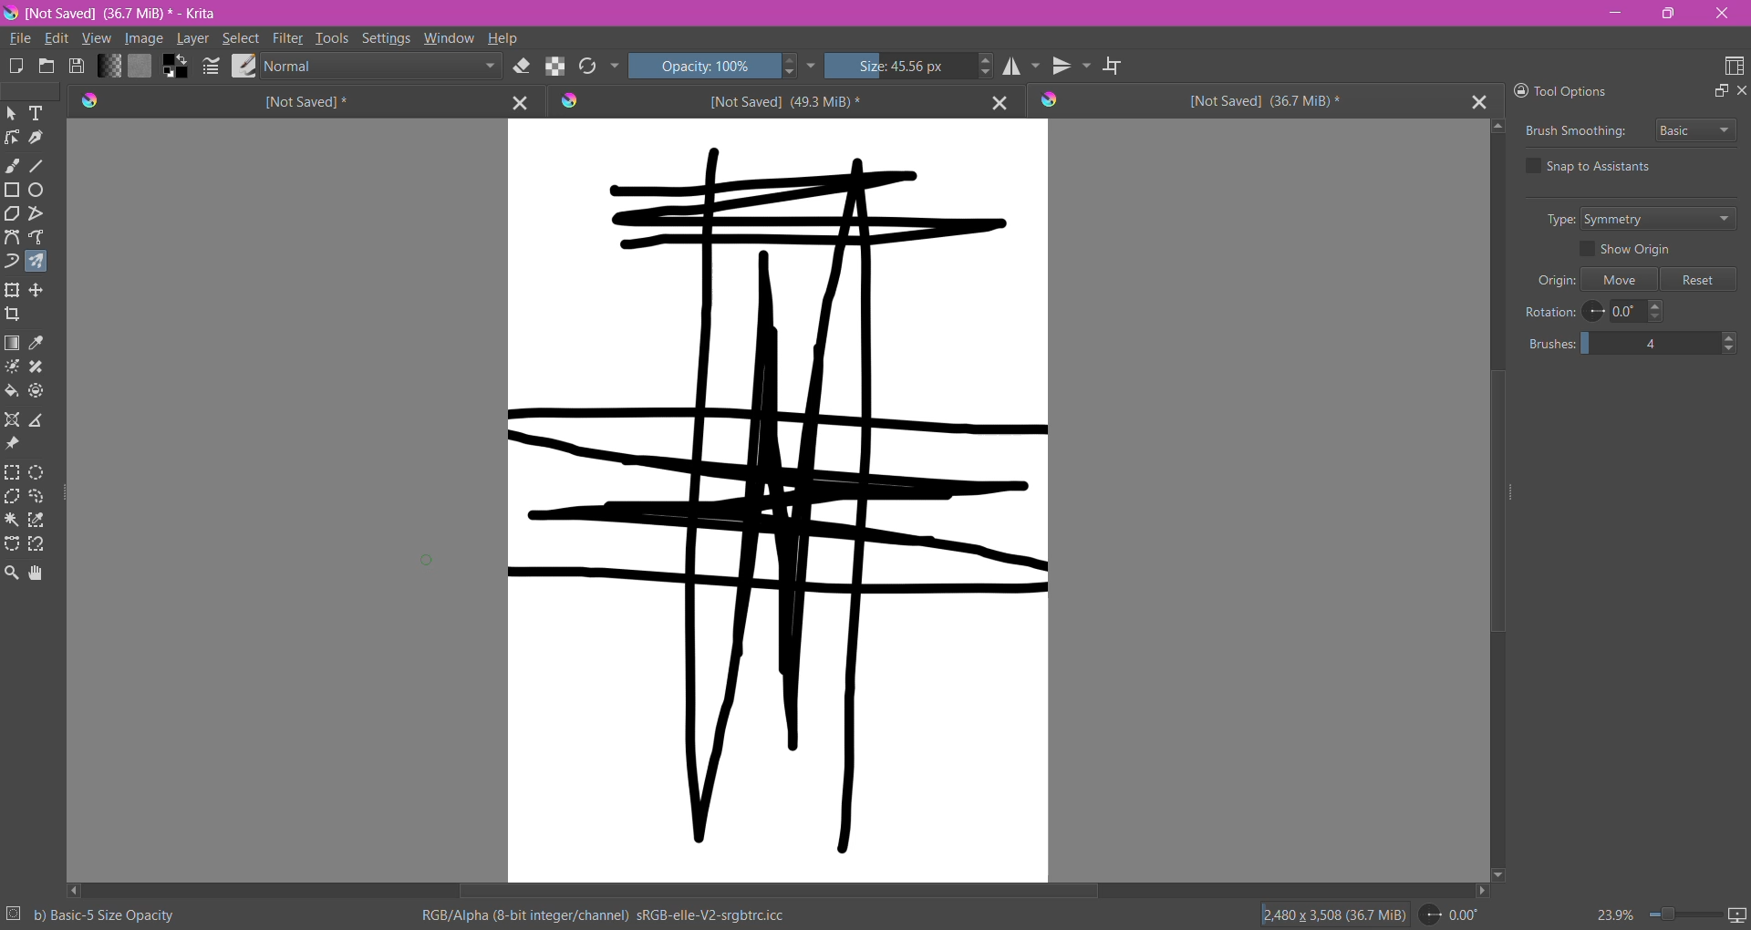 This screenshot has width=1751, height=930. Describe the element at coordinates (1733, 67) in the screenshot. I see `Choose Workspace` at that location.